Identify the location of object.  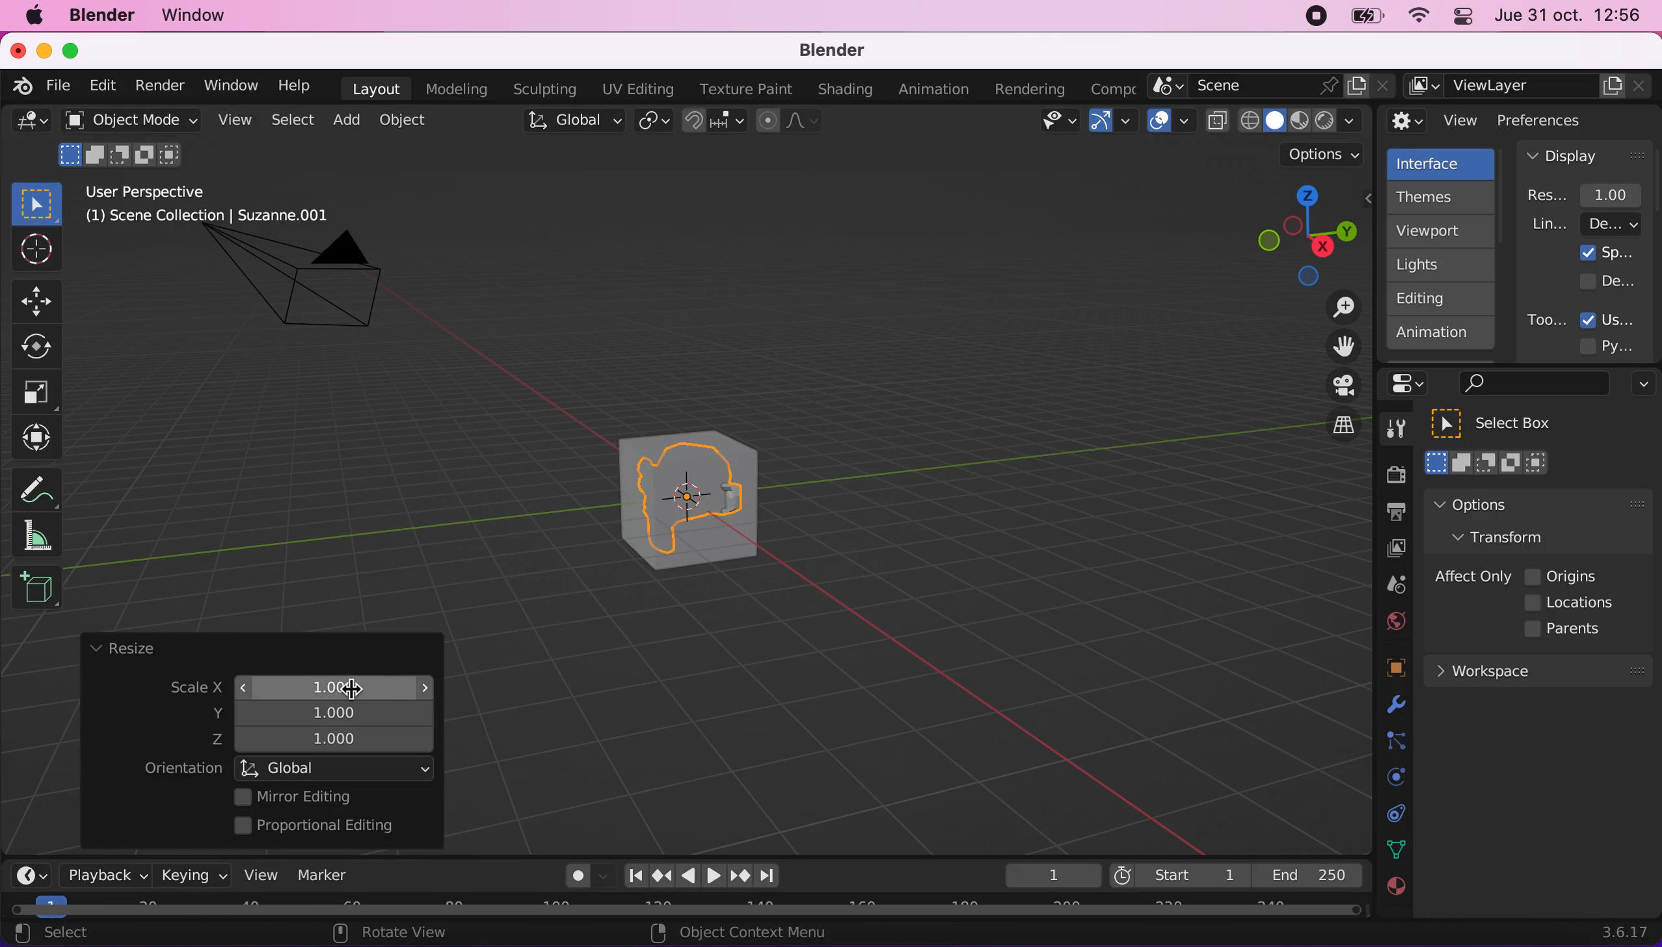
(406, 120).